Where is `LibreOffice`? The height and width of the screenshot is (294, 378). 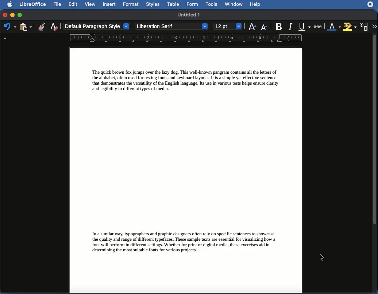
LibreOffice is located at coordinates (32, 5).